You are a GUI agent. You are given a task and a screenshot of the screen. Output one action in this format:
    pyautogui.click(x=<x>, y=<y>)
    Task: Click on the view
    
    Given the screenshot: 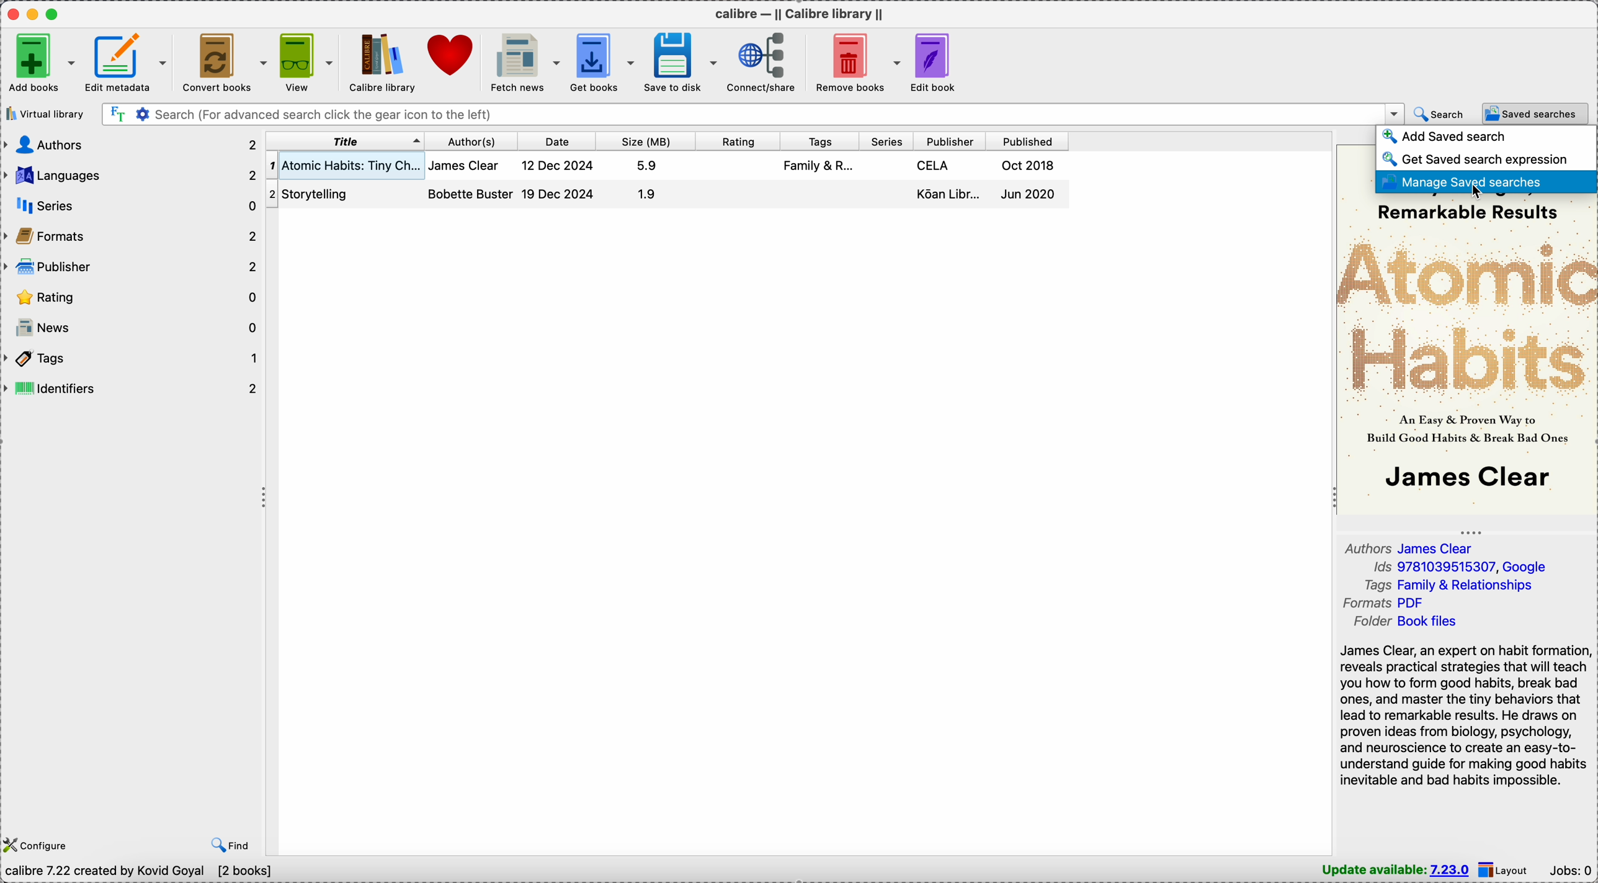 What is the action you would take?
    pyautogui.click(x=305, y=63)
    